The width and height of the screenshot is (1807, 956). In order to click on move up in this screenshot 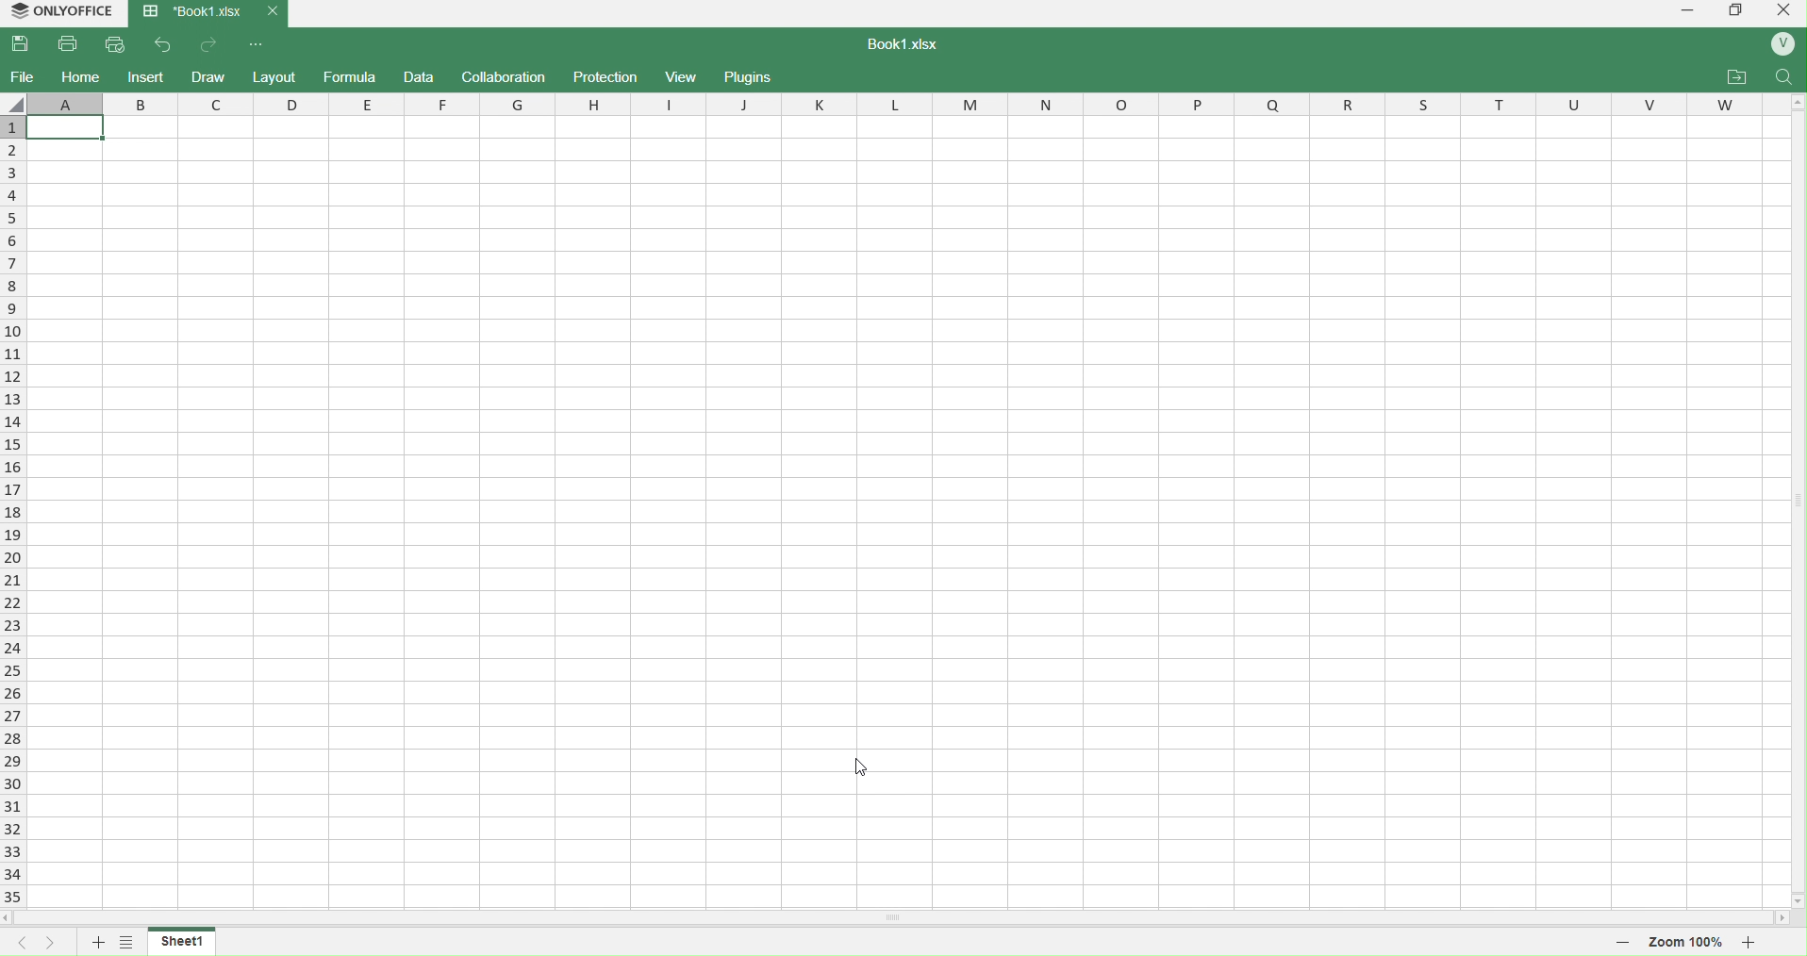, I will do `click(1796, 105)`.